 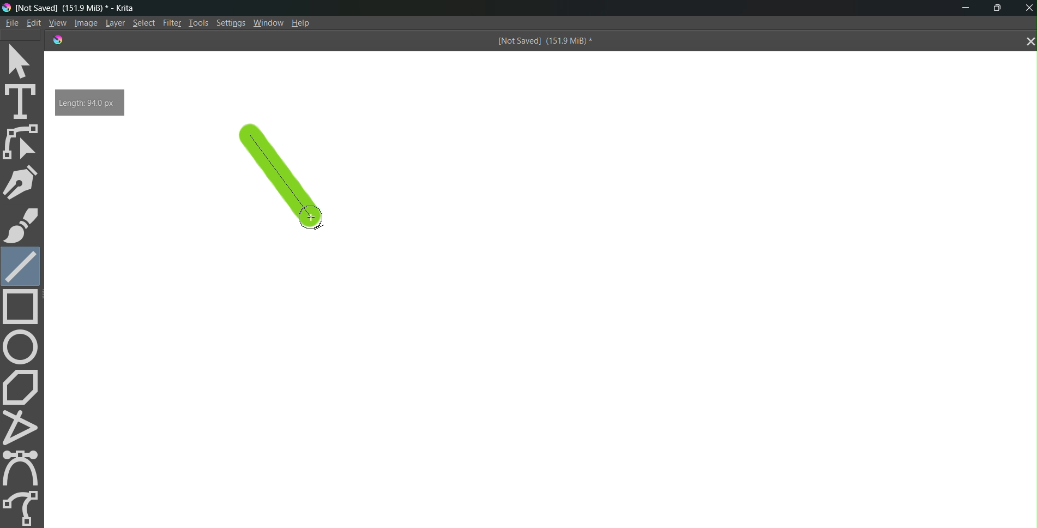 What do you see at coordinates (23, 142) in the screenshot?
I see `edit shape` at bounding box center [23, 142].